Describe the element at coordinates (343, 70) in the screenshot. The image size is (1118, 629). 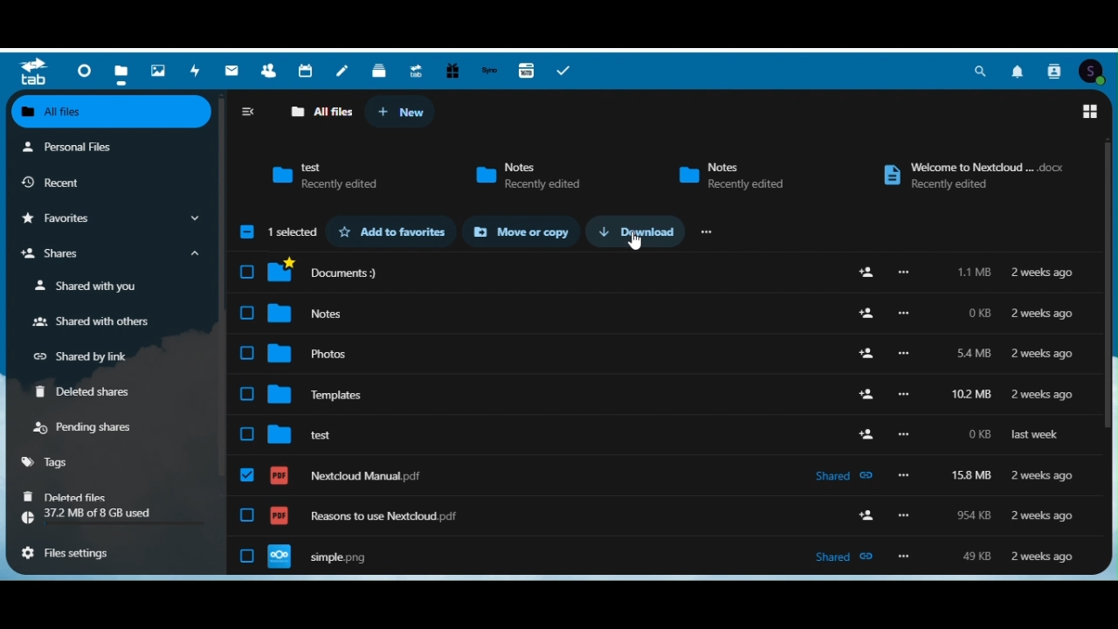
I see `Notes` at that location.